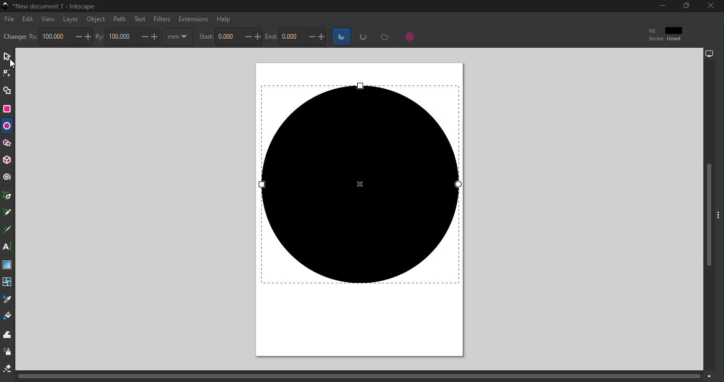 The height and width of the screenshot is (382, 724). I want to click on Switch to slice (unclosed shape with two radii), so click(339, 37).